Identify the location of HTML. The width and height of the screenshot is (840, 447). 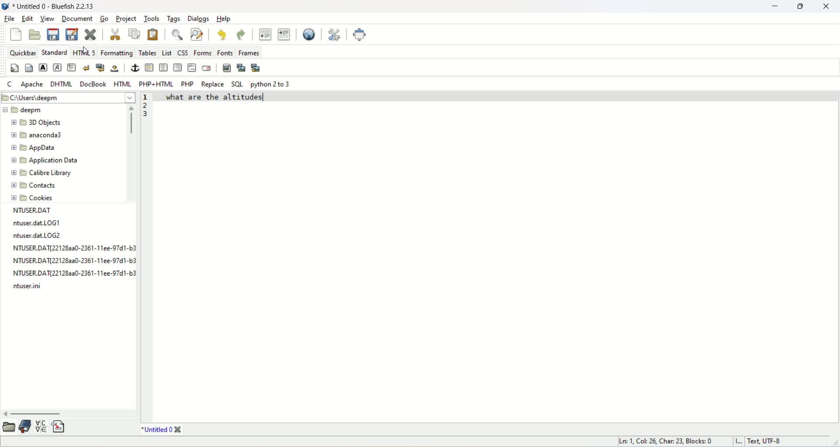
(85, 53).